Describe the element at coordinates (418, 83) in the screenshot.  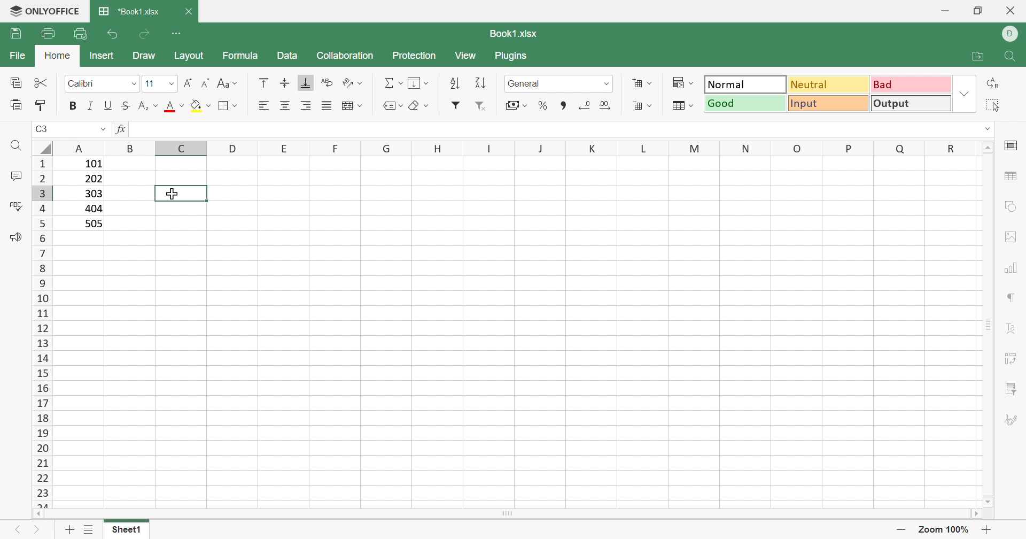
I see `Fill` at that location.